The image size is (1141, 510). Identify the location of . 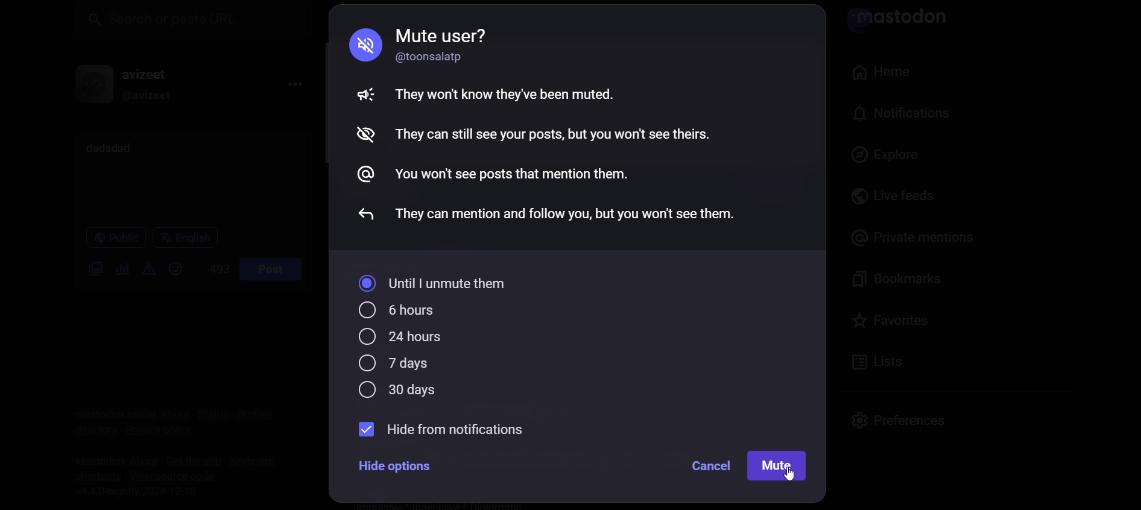
(557, 134).